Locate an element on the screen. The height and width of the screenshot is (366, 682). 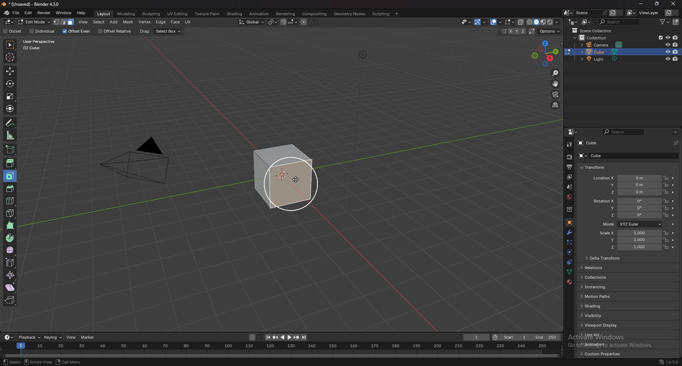
version is located at coordinates (674, 362).